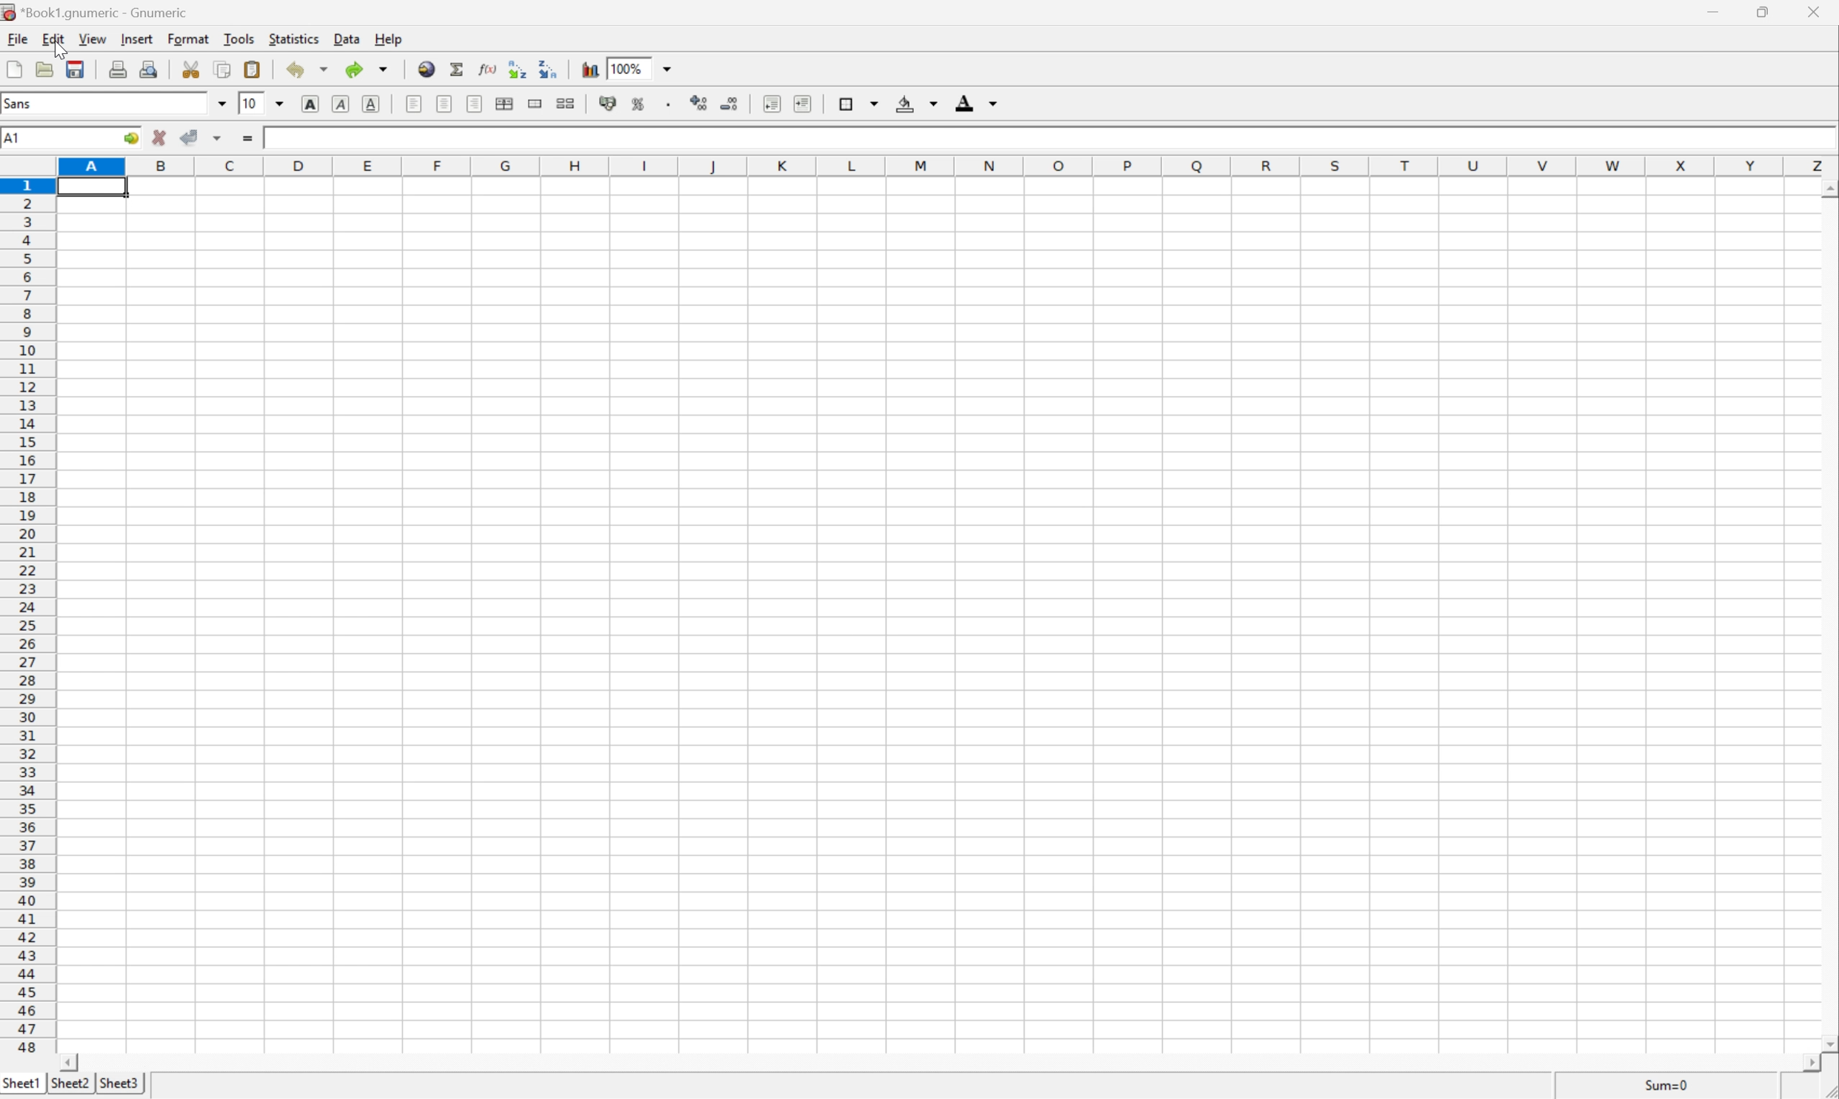 The width and height of the screenshot is (1839, 1099). I want to click on Font size 10, so click(264, 104).